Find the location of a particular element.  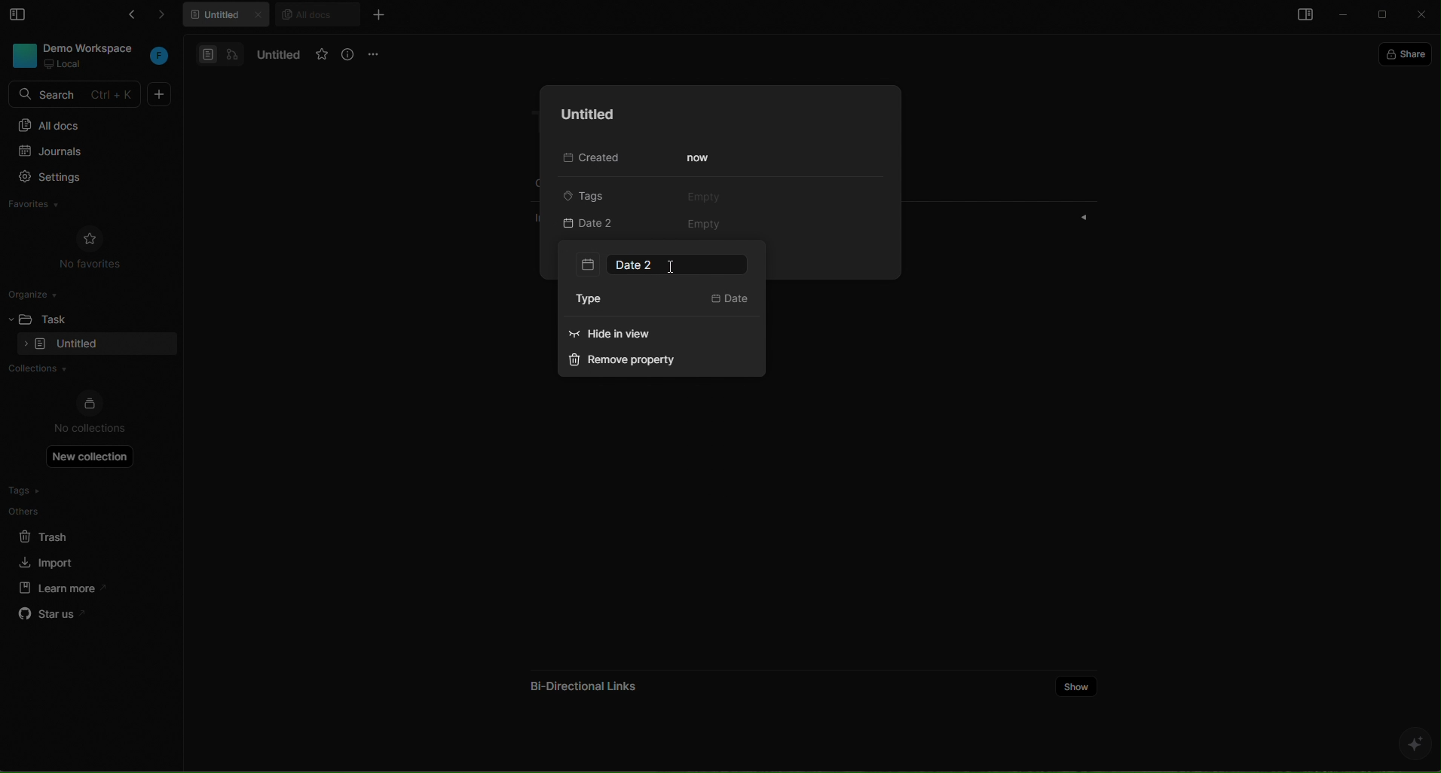

workspace initial is located at coordinates (160, 57).